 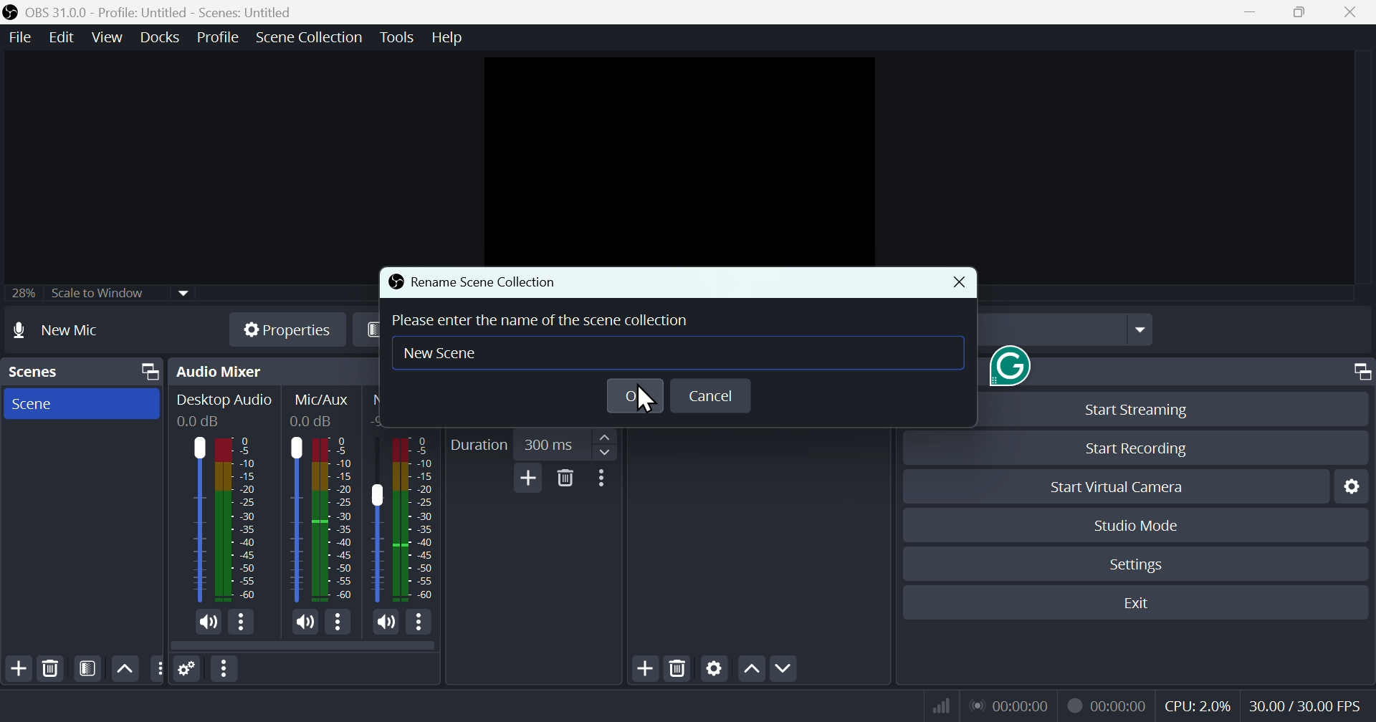 What do you see at coordinates (942, 704) in the screenshot?
I see `Bitrate` at bounding box center [942, 704].